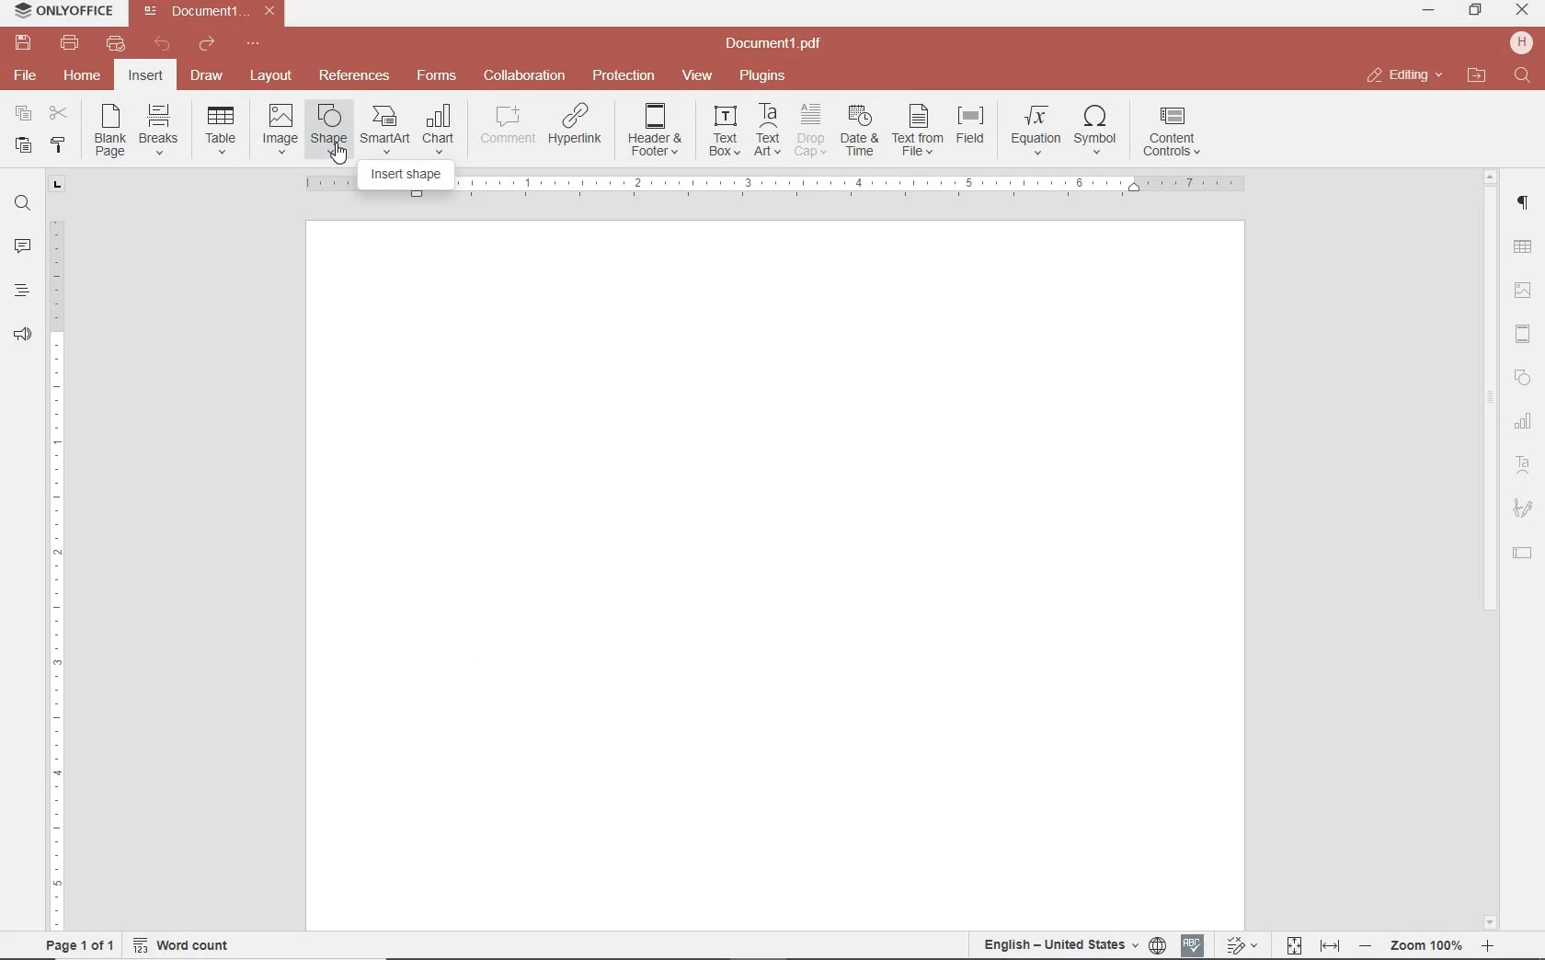 This screenshot has height=960, width=1545. What do you see at coordinates (766, 76) in the screenshot?
I see `plugins` at bounding box center [766, 76].